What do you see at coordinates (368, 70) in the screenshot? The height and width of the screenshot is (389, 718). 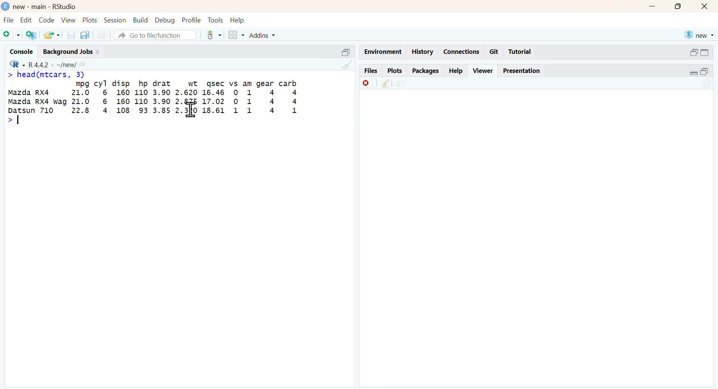 I see `Files` at bounding box center [368, 70].